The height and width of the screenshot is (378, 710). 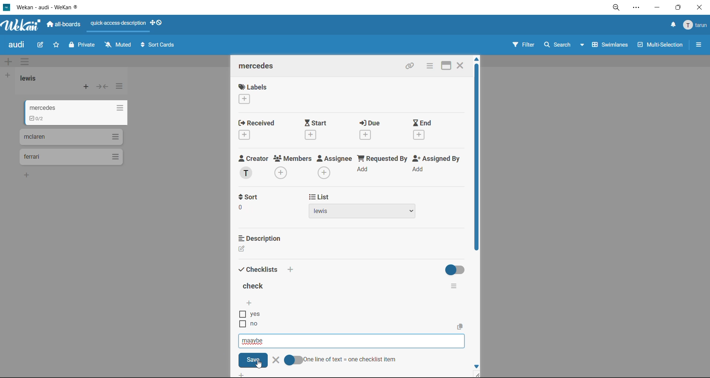 What do you see at coordinates (257, 286) in the screenshot?
I see `title of checklist` at bounding box center [257, 286].